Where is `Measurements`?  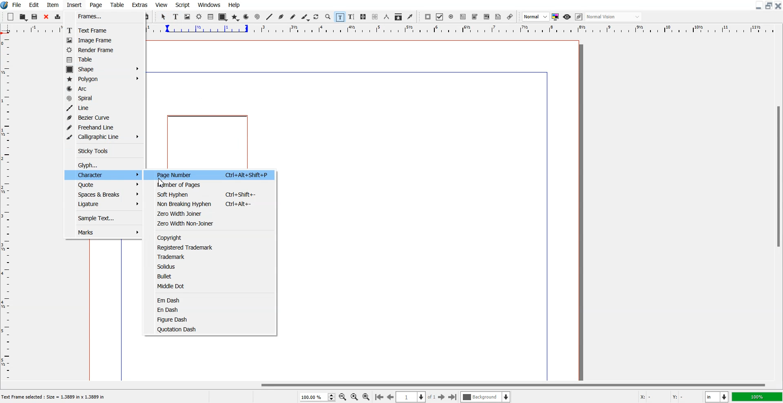
Measurements is located at coordinates (387, 17).